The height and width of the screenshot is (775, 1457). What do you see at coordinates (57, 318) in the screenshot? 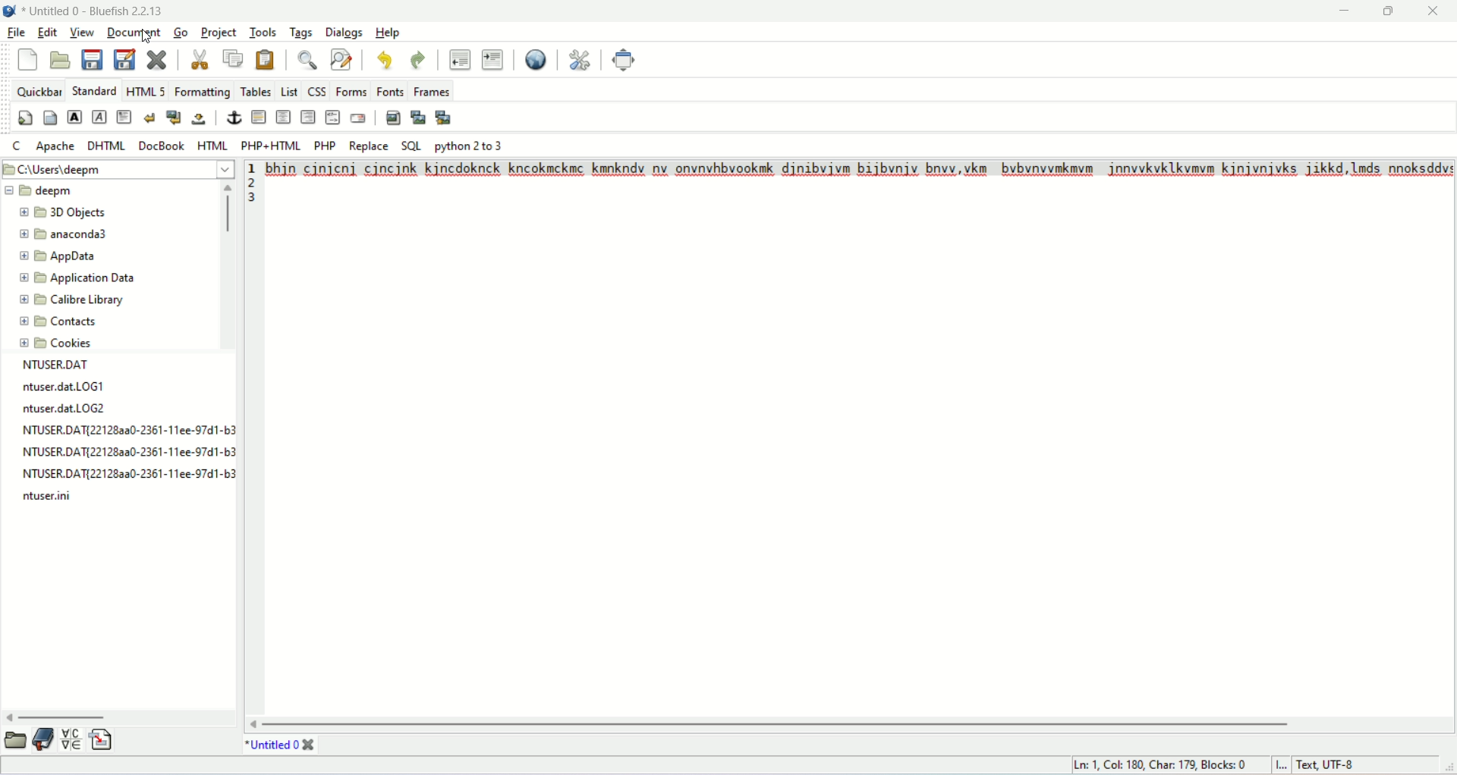
I see `contacts` at bounding box center [57, 318].